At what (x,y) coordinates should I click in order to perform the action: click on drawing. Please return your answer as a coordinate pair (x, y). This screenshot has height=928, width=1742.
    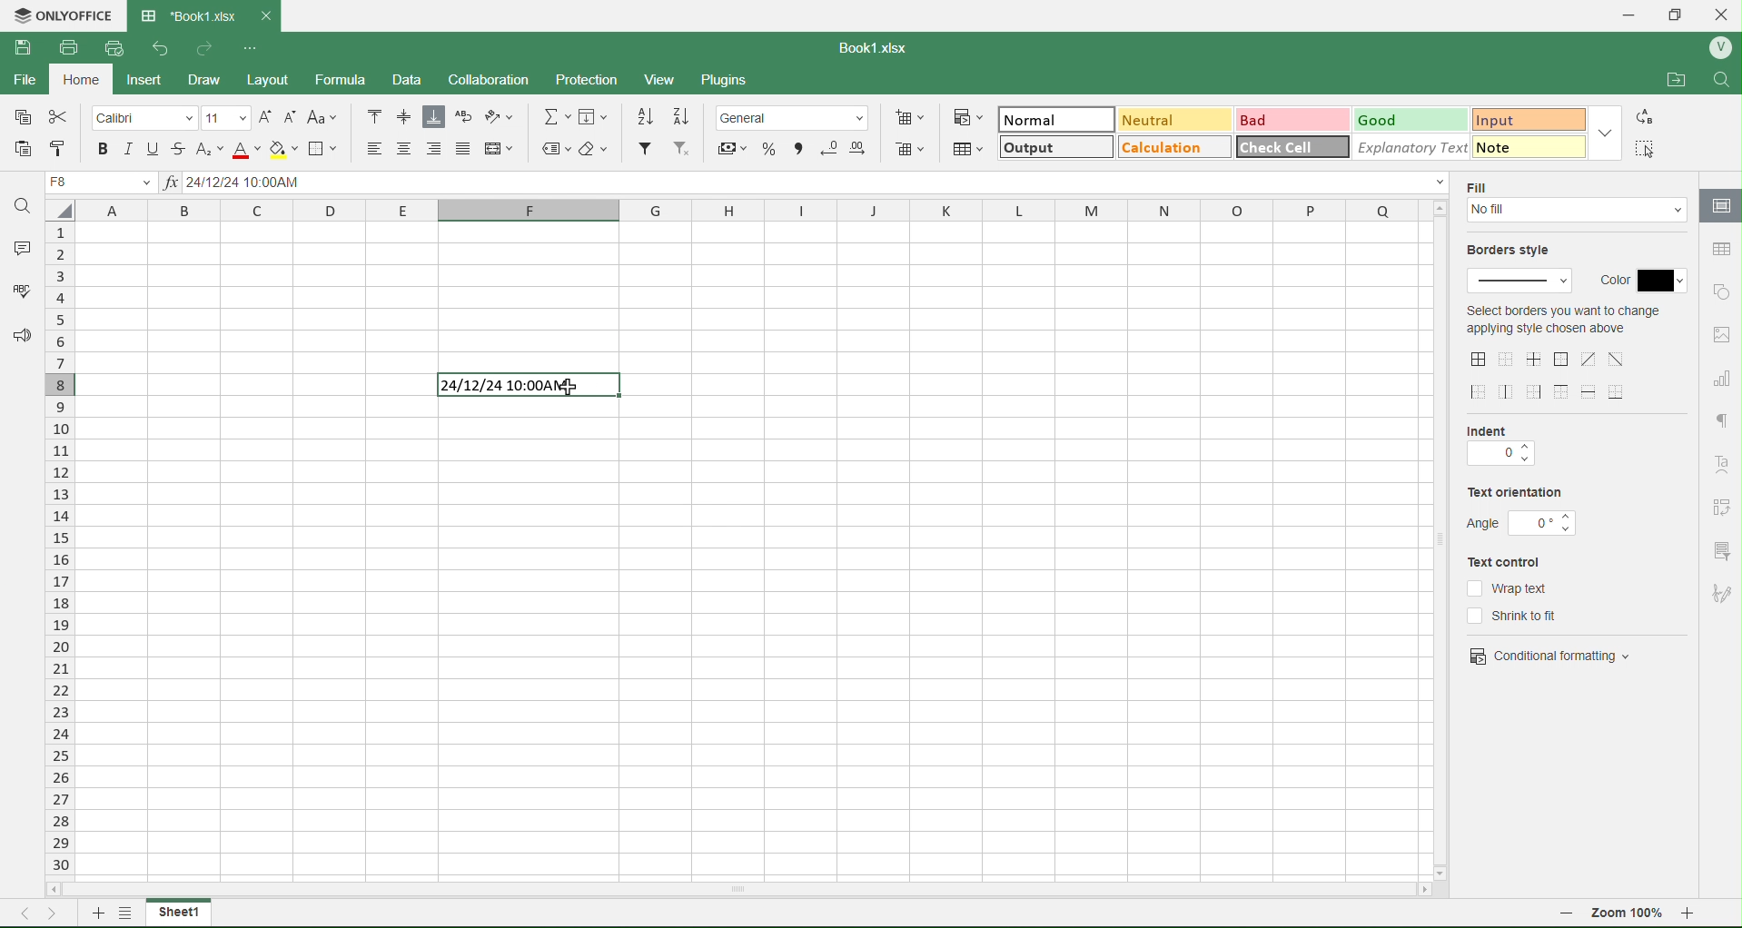
    Looking at the image, I should click on (1719, 207).